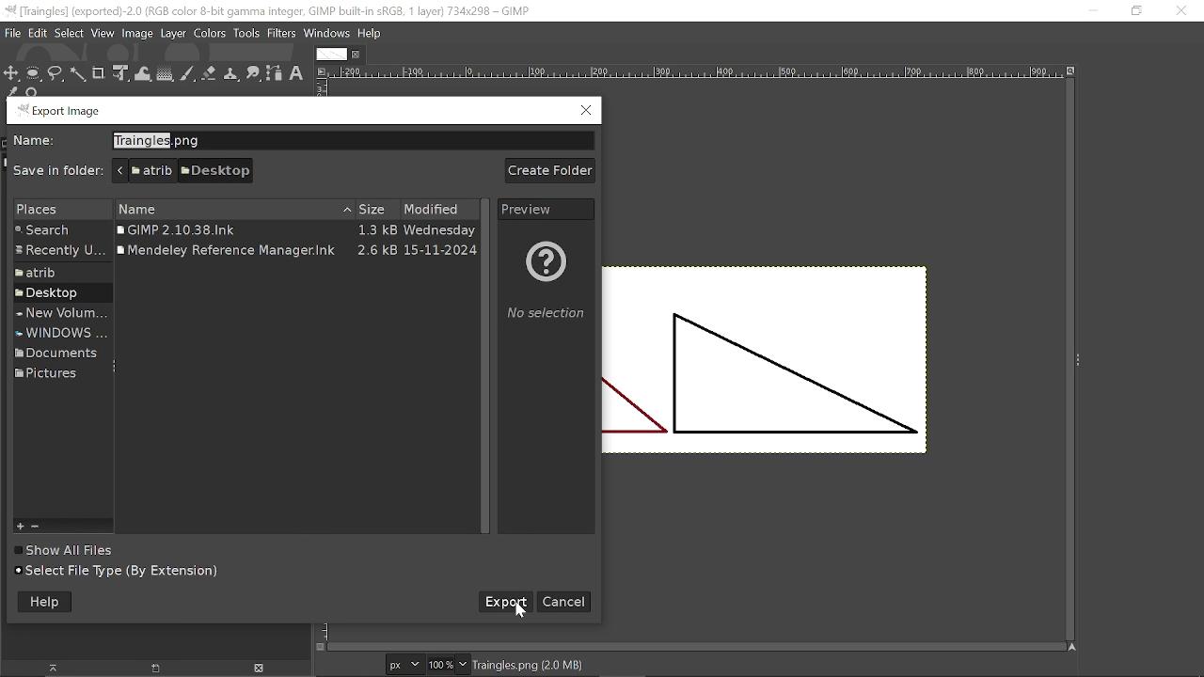 The image size is (1204, 677). What do you see at coordinates (523, 611) in the screenshot?
I see `Cursor` at bounding box center [523, 611].